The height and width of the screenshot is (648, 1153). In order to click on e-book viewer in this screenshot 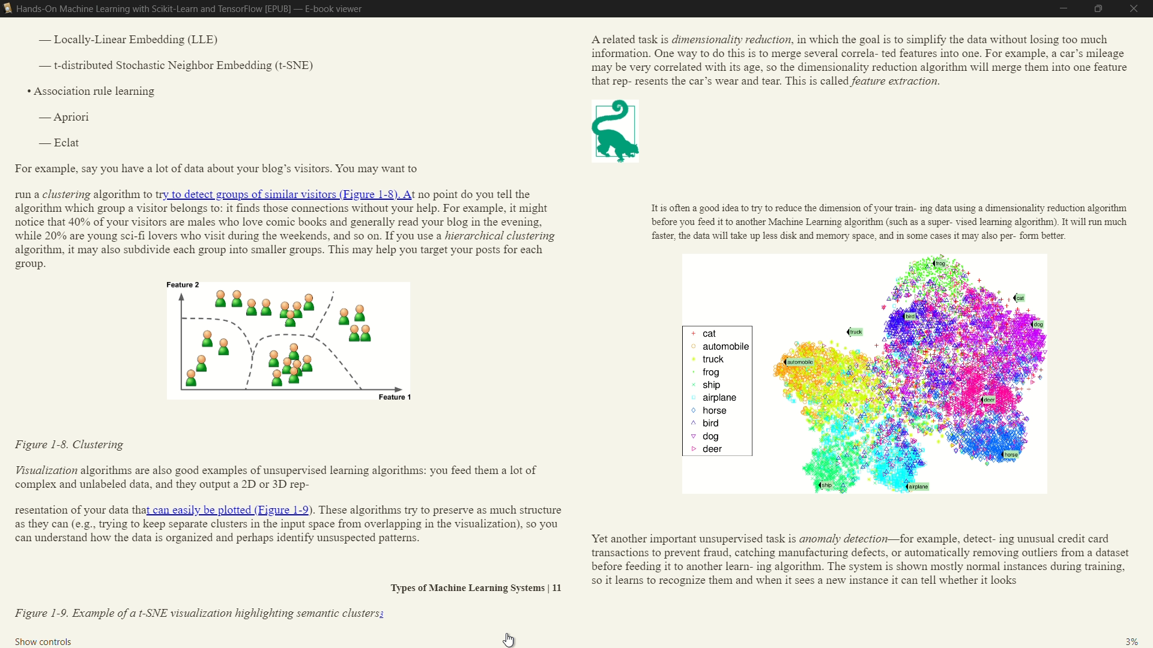, I will do `click(333, 9)`.